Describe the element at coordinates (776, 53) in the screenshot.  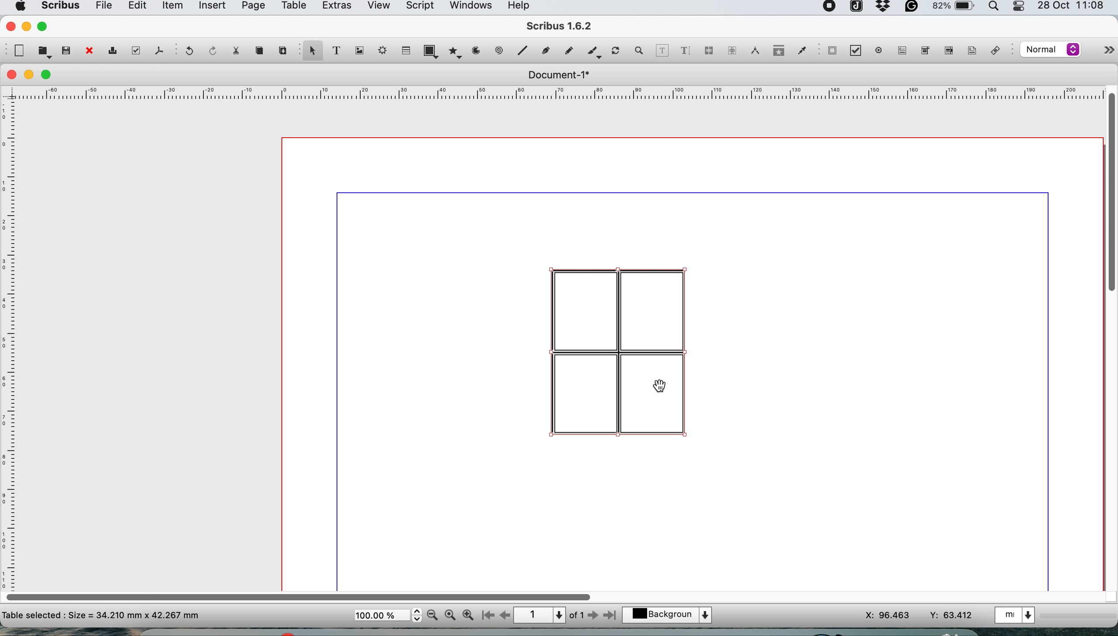
I see `copy item properties` at that location.